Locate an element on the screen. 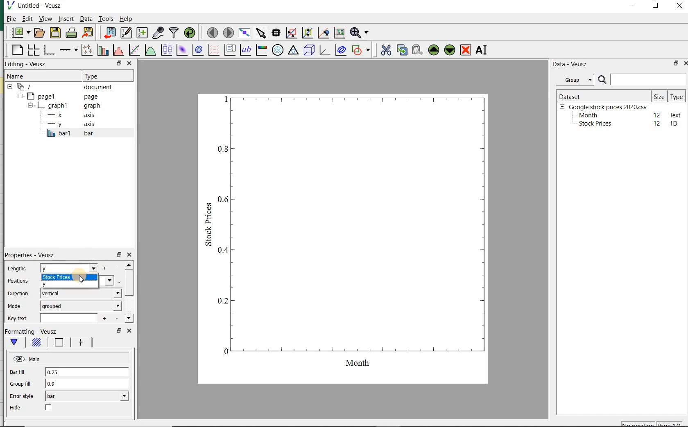 This screenshot has width=688, height=427. plot points with lines and errorbars is located at coordinates (85, 51).